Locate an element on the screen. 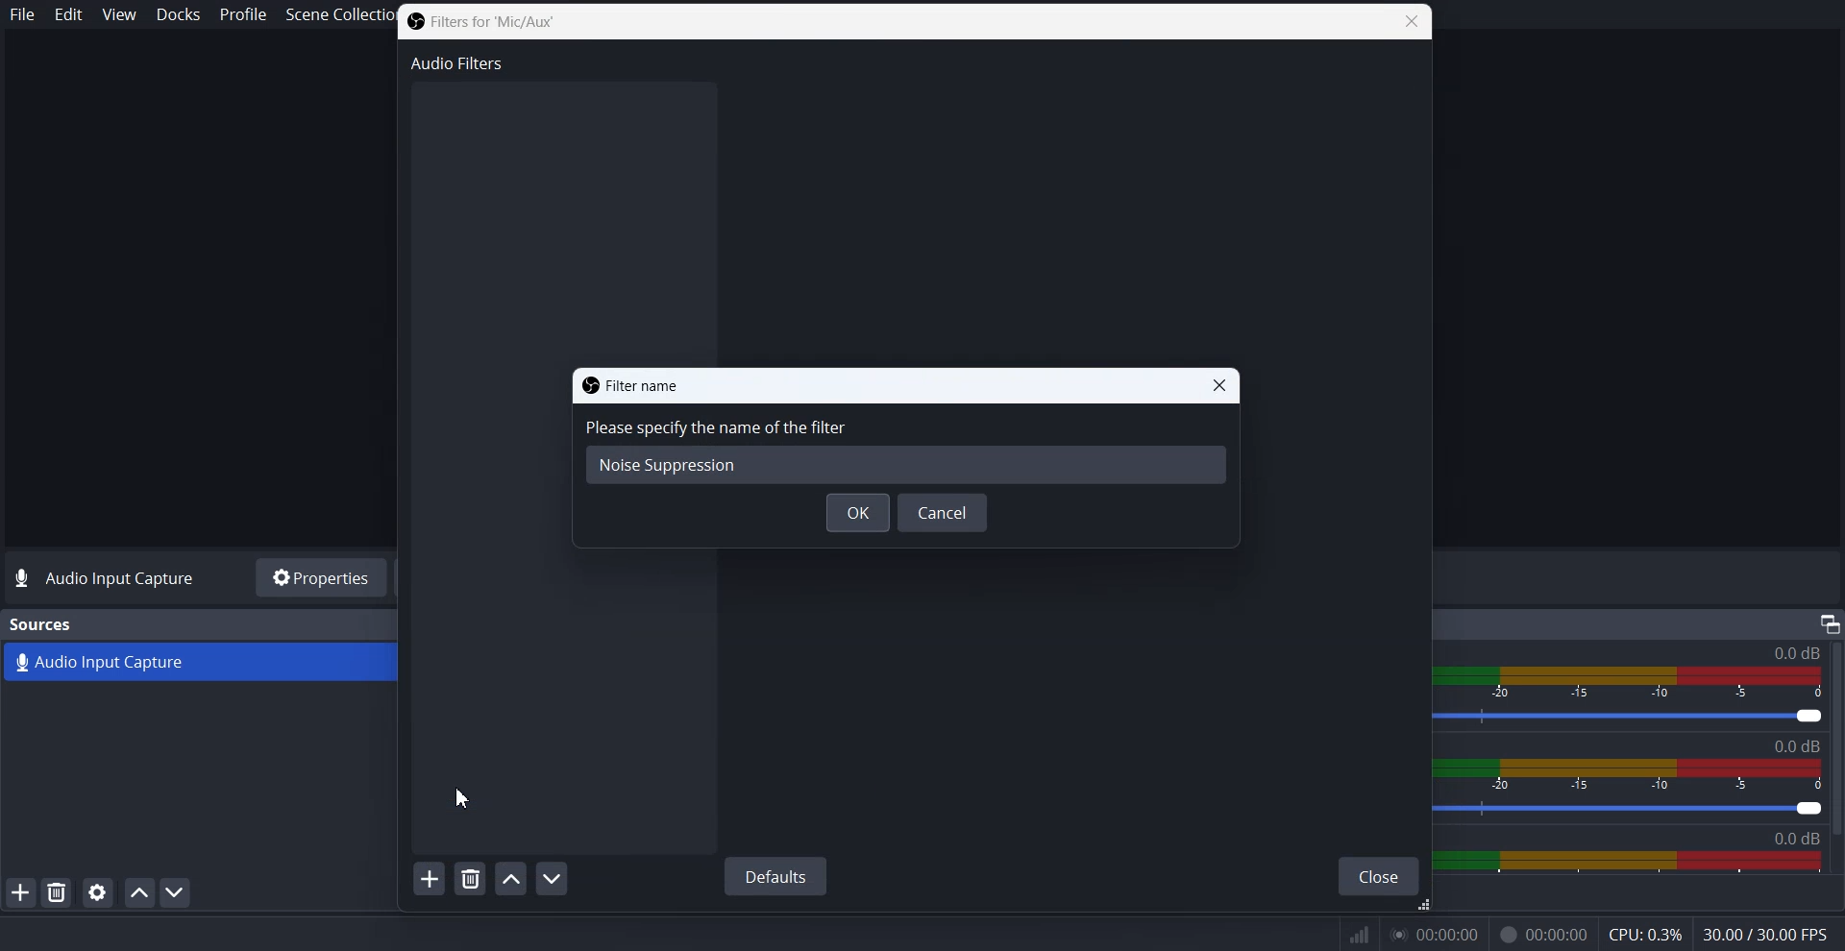 This screenshot has height=951, width=1845. Add Filters is located at coordinates (430, 878).